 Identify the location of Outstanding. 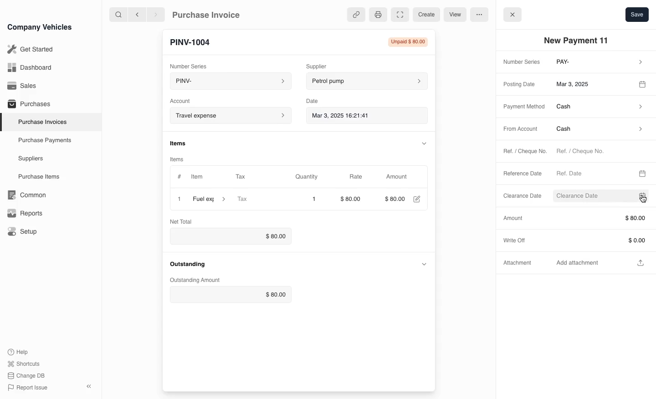
(188, 264).